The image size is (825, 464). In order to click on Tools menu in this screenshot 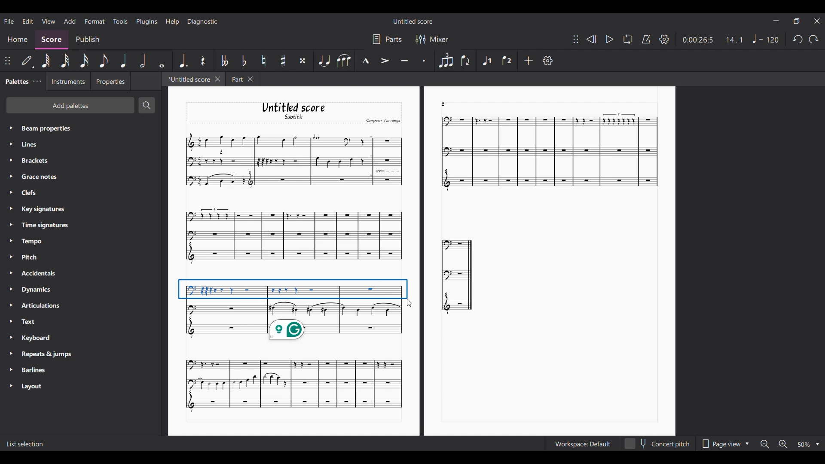, I will do `click(120, 21)`.